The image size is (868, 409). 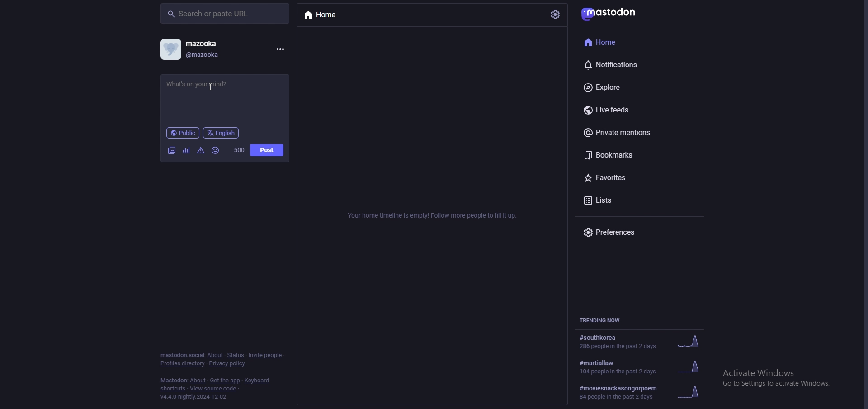 What do you see at coordinates (267, 355) in the screenshot?
I see `invite people` at bounding box center [267, 355].